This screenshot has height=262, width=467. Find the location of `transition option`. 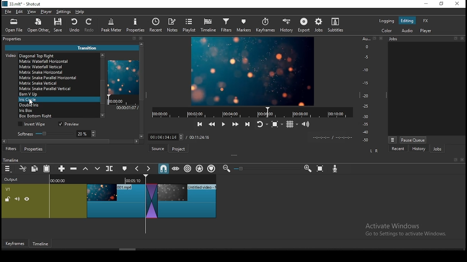

transition option is located at coordinates (58, 111).